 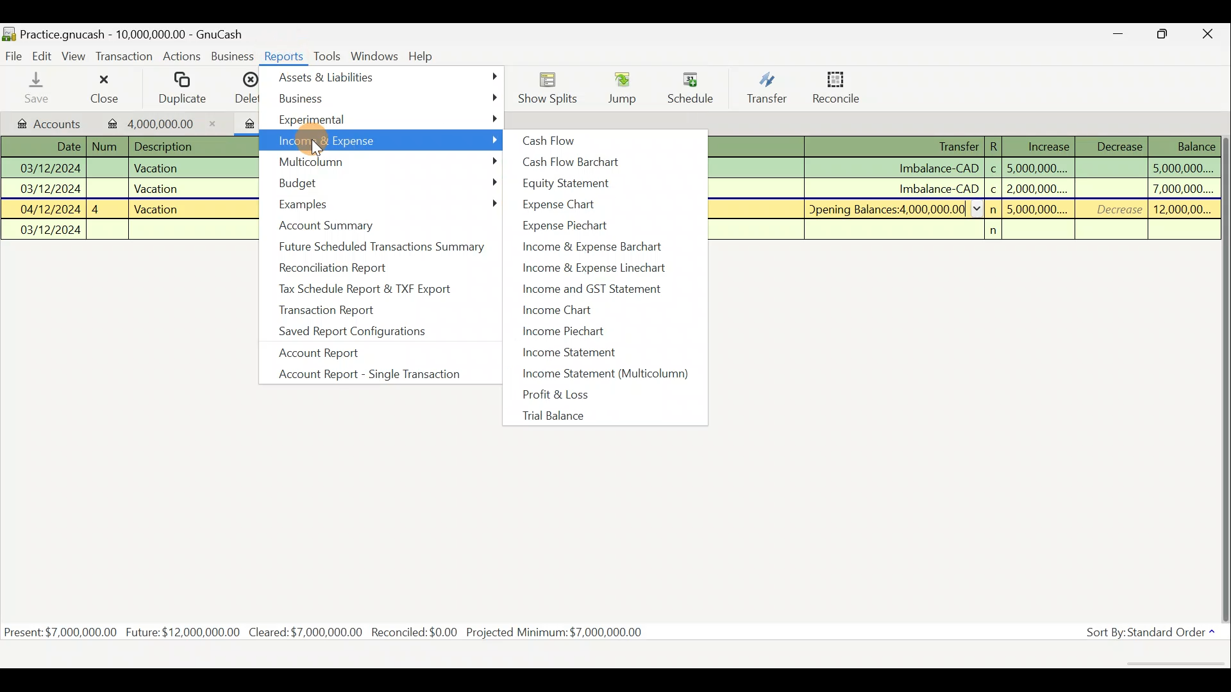 I want to click on Business, so click(x=387, y=98).